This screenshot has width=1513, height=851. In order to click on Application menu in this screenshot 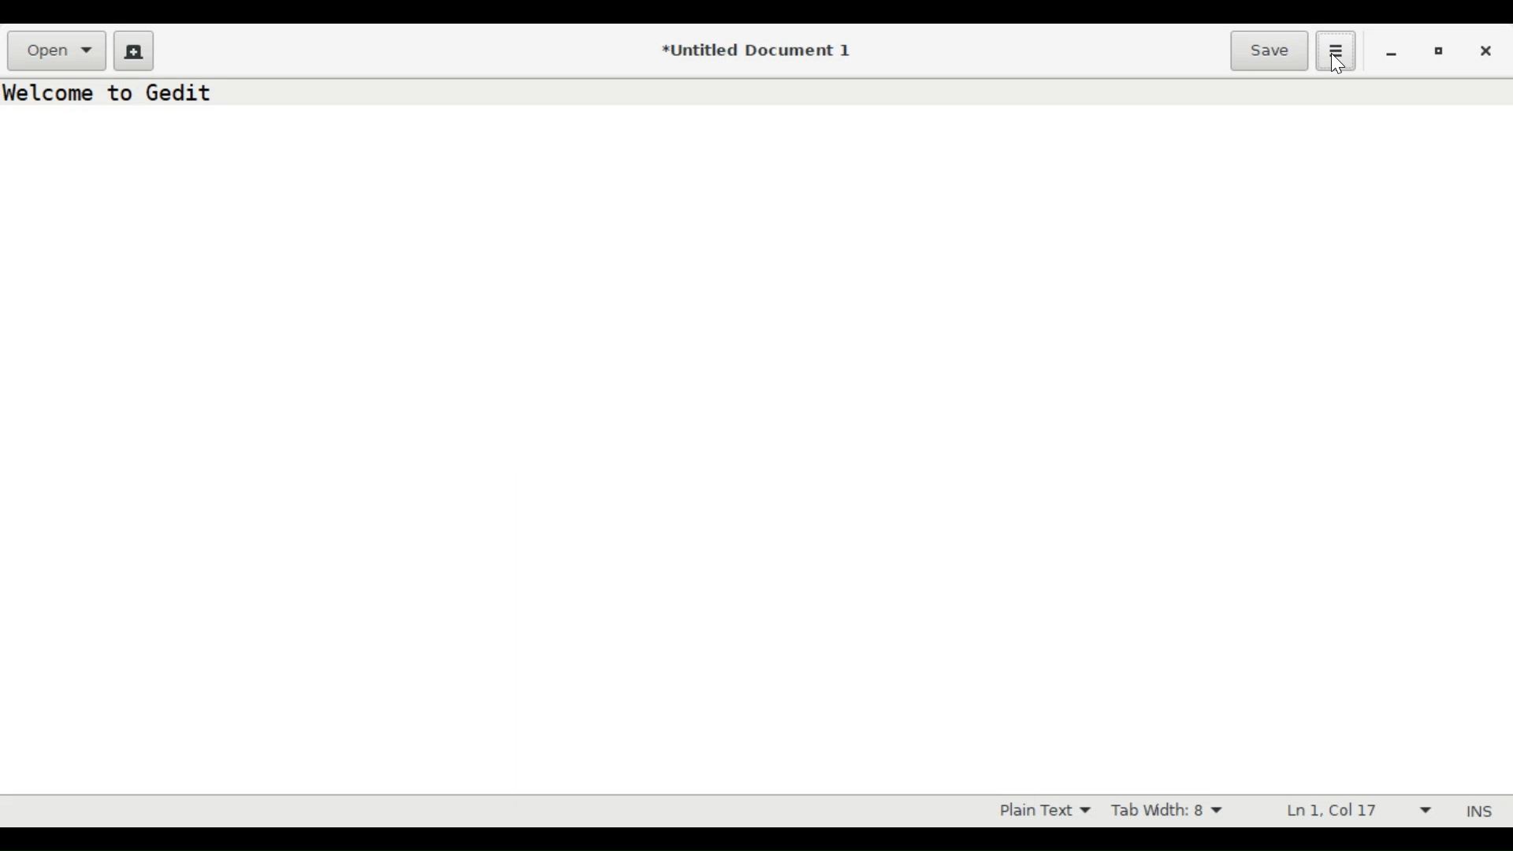, I will do `click(1336, 51)`.